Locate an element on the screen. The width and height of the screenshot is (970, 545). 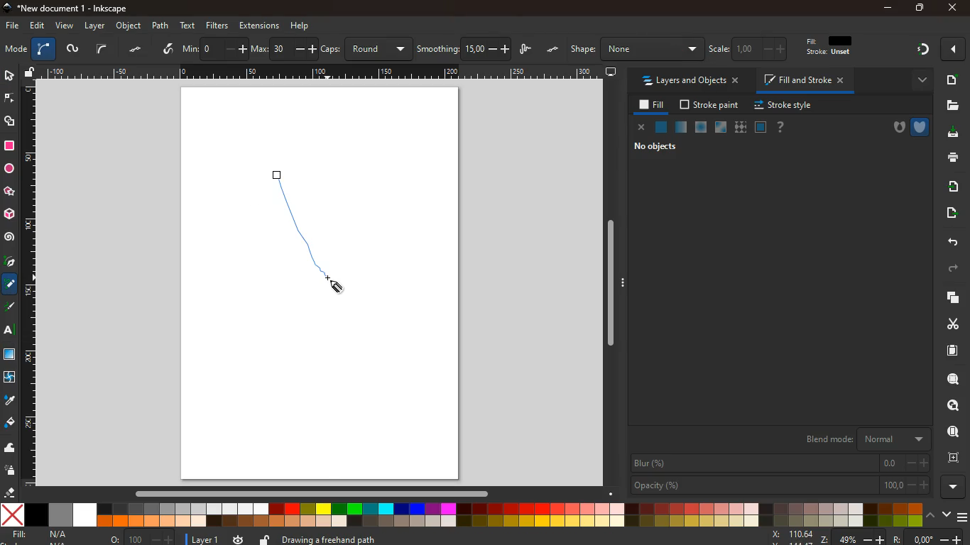
color is located at coordinates (462, 516).